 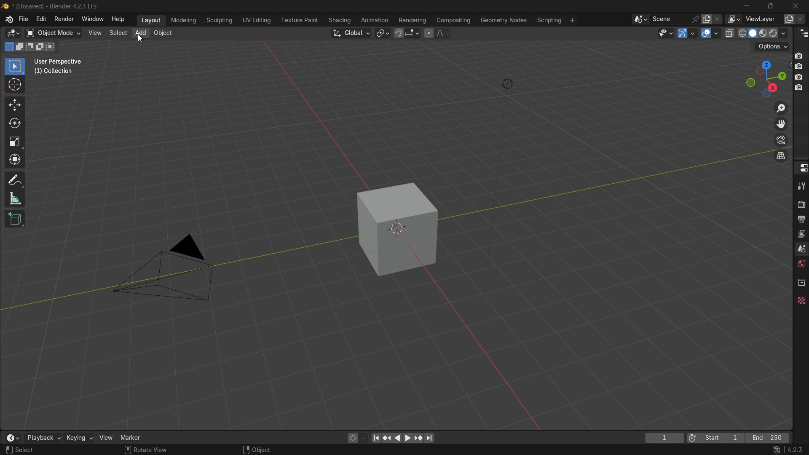 What do you see at coordinates (640, 19) in the screenshot?
I see `browse scenes` at bounding box center [640, 19].